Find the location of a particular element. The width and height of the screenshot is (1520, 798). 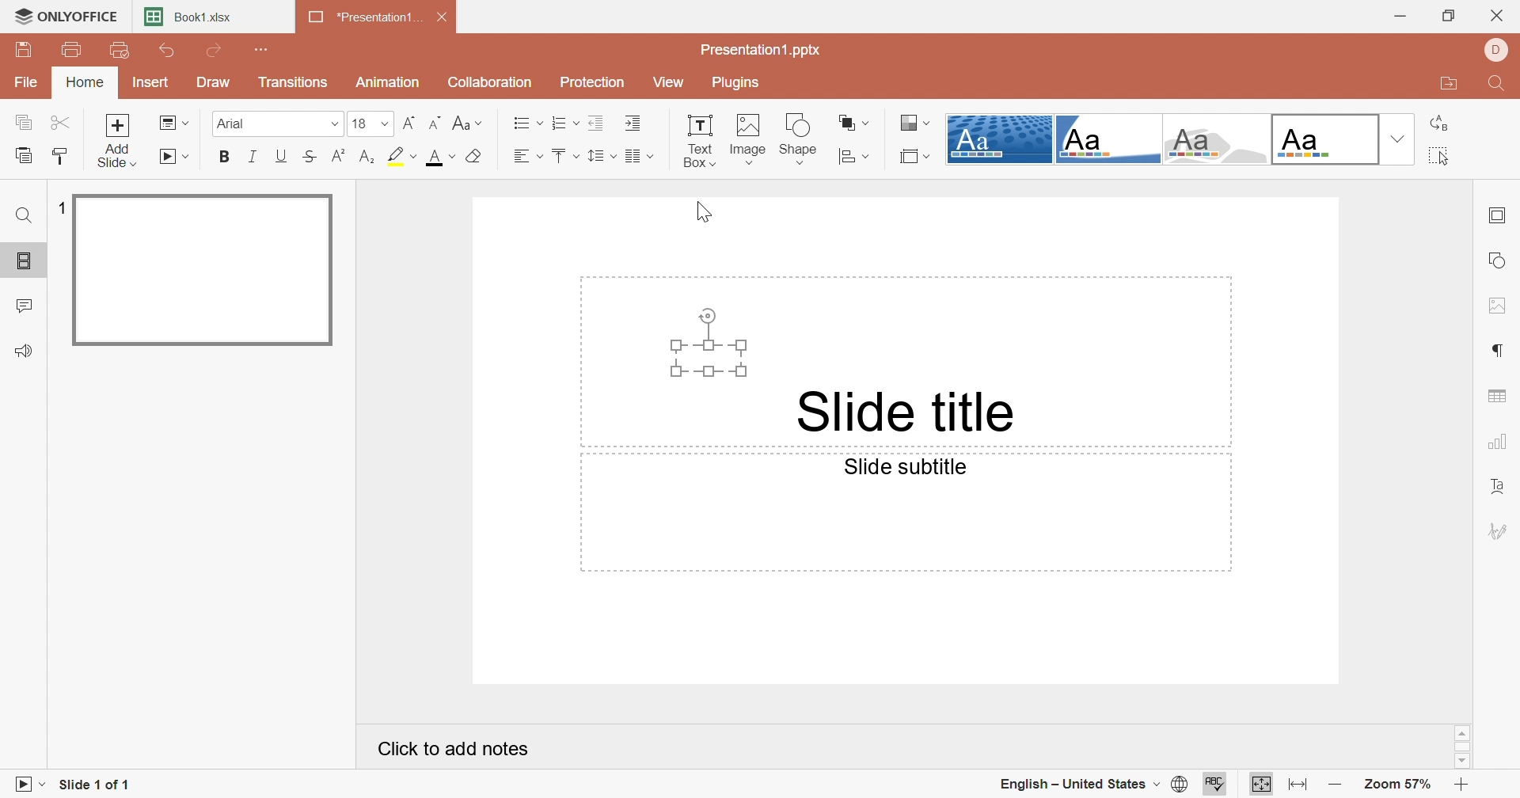

Slide title is located at coordinates (913, 412).